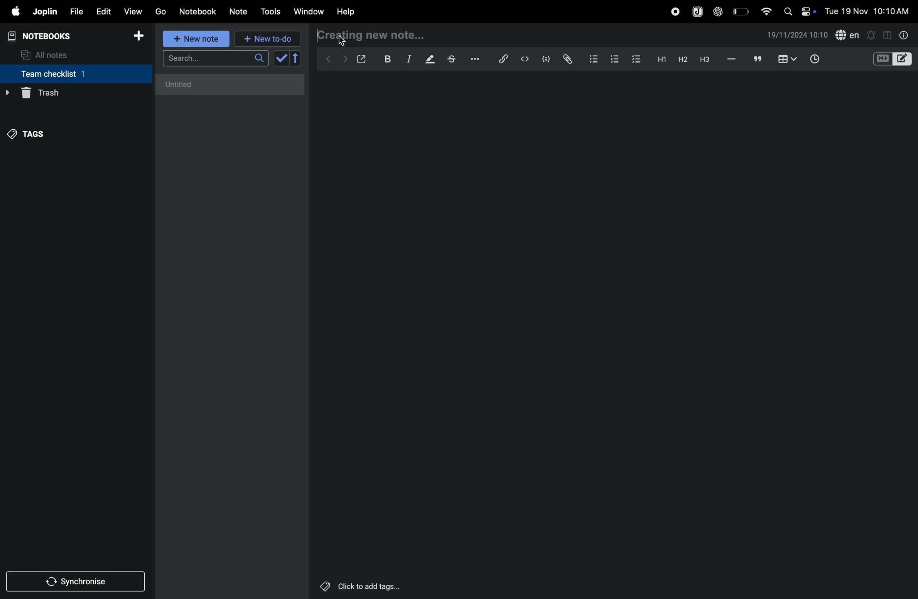 This screenshot has height=599, width=918. Describe the element at coordinates (695, 10) in the screenshot. I see `joplin` at that location.